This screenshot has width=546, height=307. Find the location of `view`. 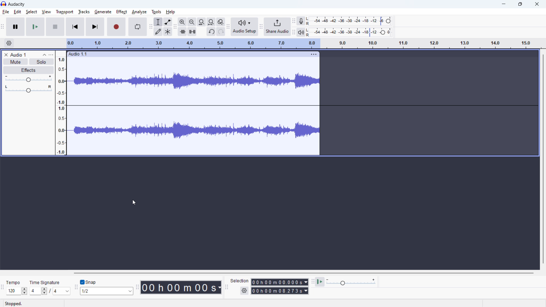

view is located at coordinates (46, 12).